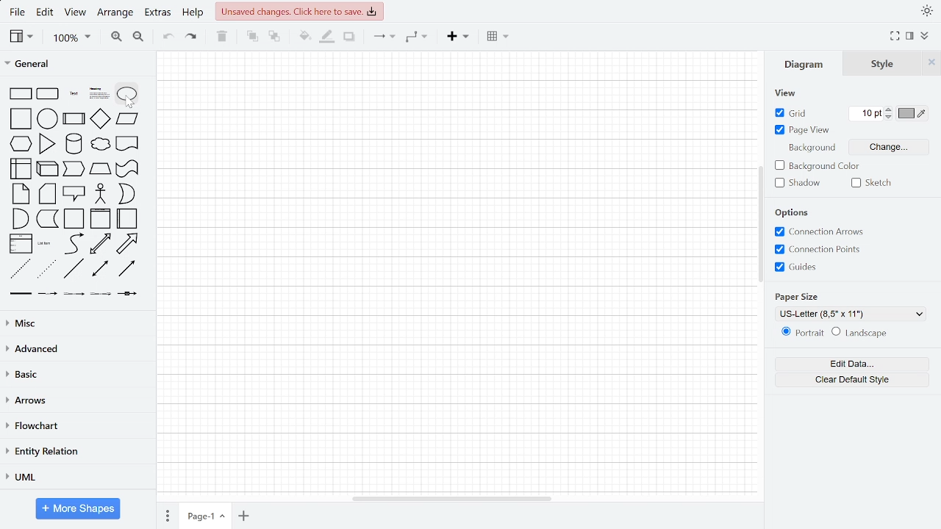 This screenshot has width=941, height=529. What do you see at coordinates (73, 426) in the screenshot?
I see `flowchart` at bounding box center [73, 426].